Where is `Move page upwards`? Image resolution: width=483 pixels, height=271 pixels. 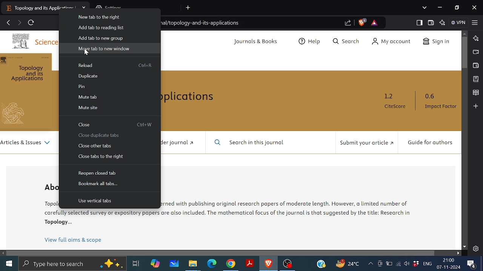
Move page upwards is located at coordinates (465, 34).